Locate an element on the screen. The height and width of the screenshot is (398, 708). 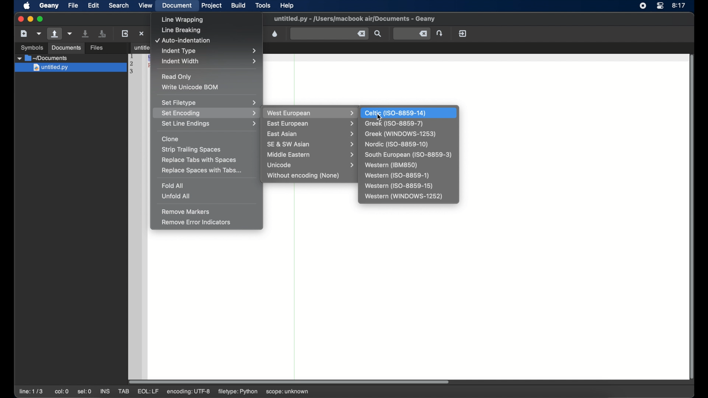
se & sw asian is located at coordinates (312, 144).